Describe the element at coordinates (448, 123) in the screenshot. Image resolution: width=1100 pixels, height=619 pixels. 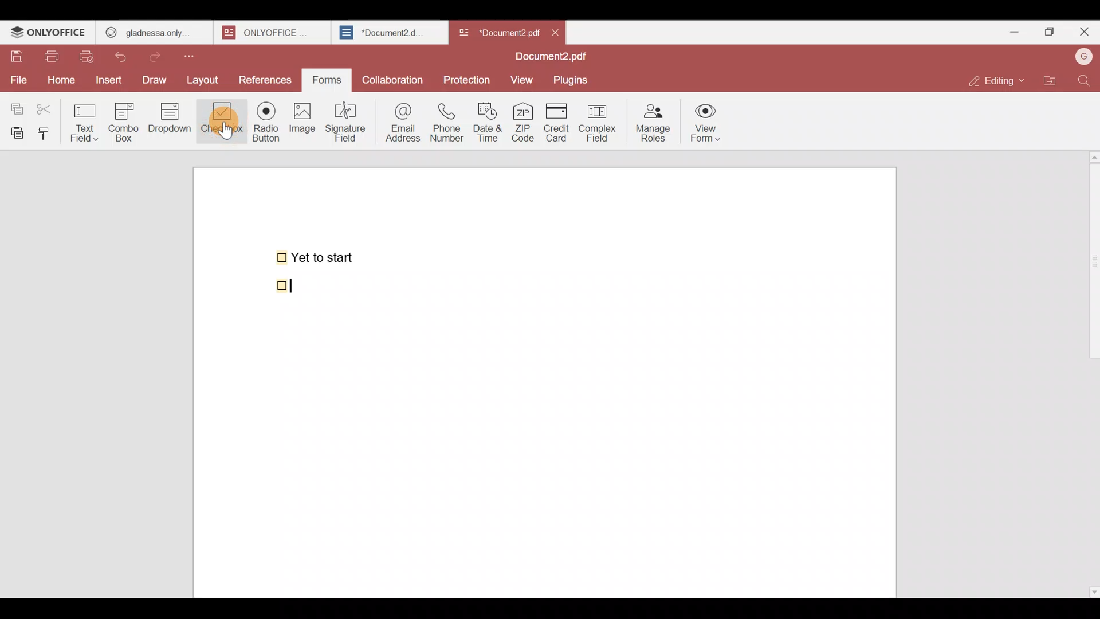
I see `Phone number` at that location.